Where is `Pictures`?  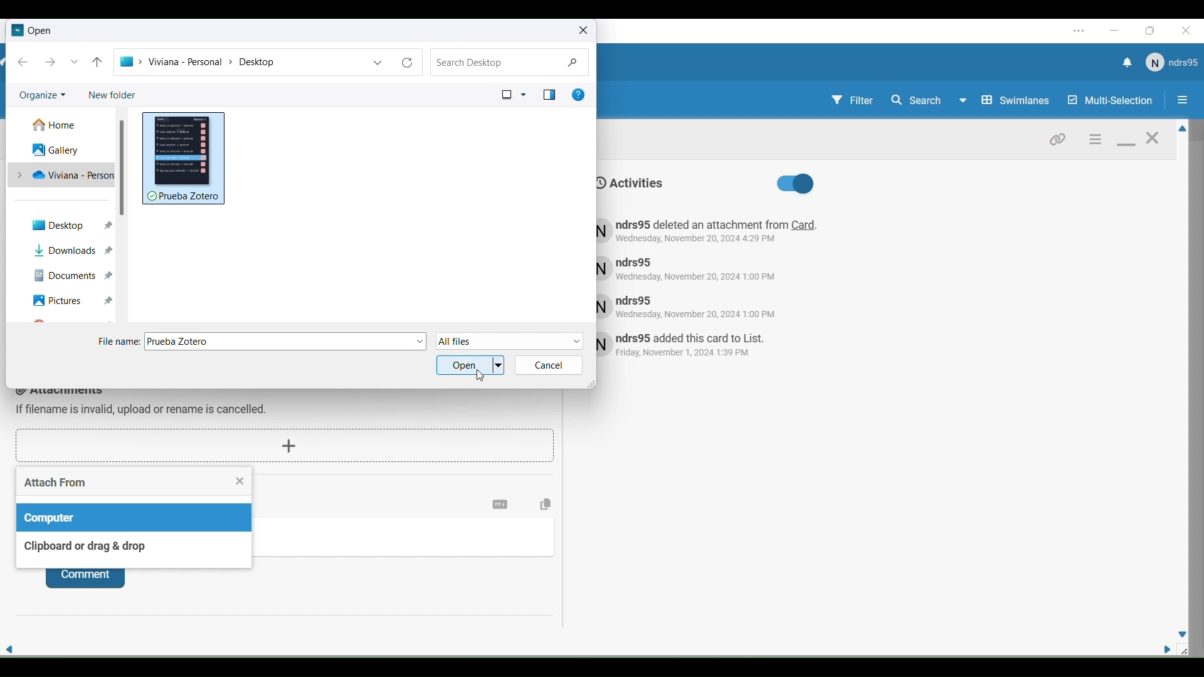
Pictures is located at coordinates (70, 301).